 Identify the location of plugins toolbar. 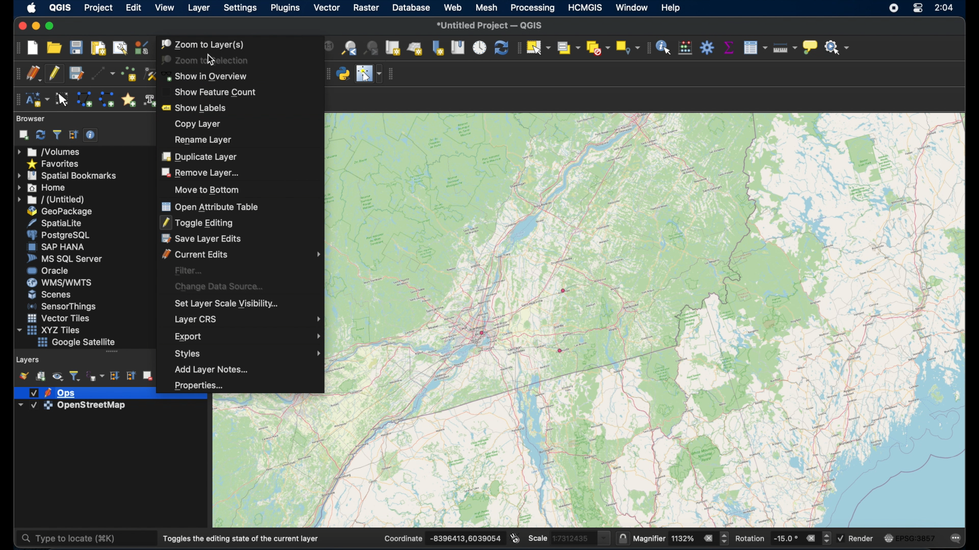
(325, 74).